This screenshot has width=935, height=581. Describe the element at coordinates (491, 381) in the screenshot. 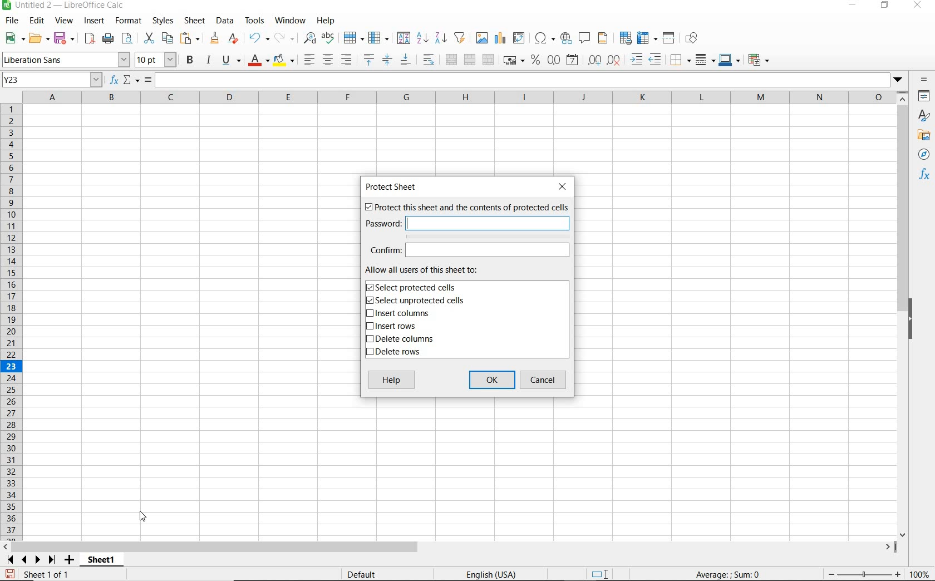

I see `OK` at that location.